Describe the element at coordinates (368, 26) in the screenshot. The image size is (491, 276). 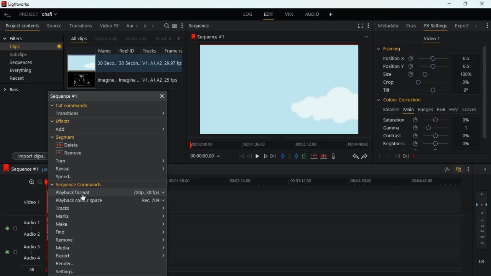
I see `add` at that location.